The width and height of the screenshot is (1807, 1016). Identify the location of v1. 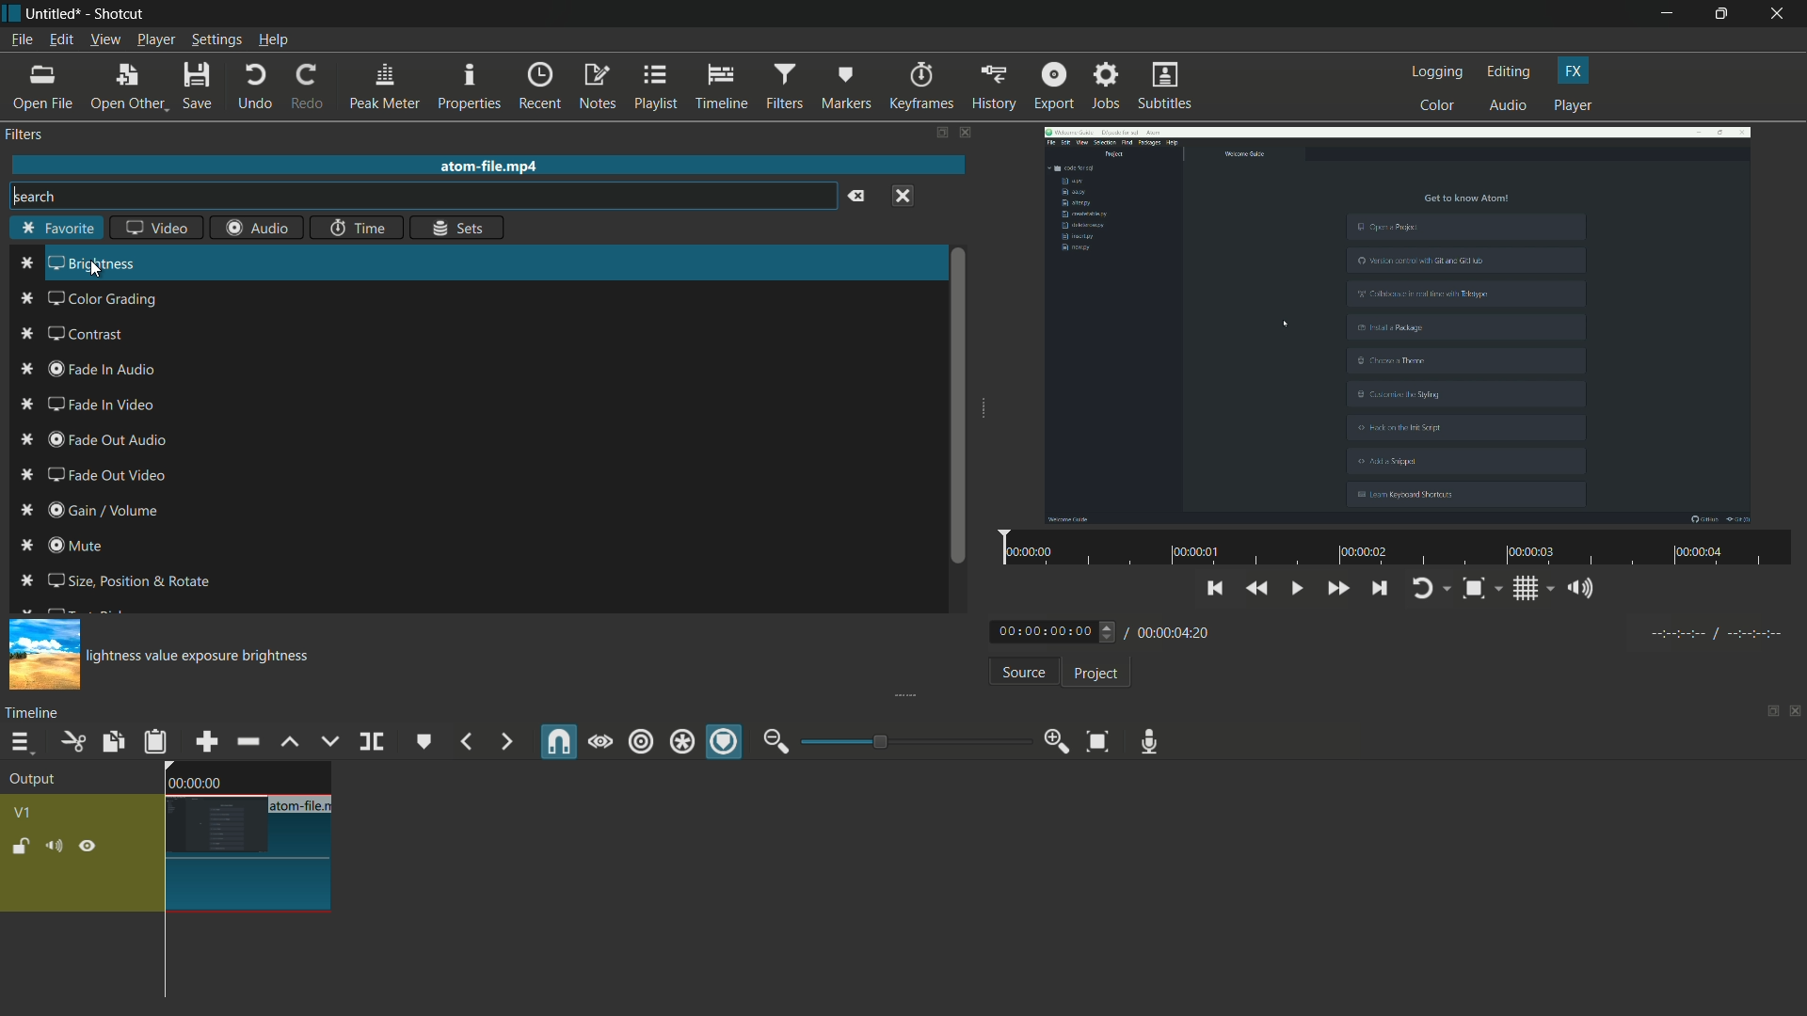
(26, 811).